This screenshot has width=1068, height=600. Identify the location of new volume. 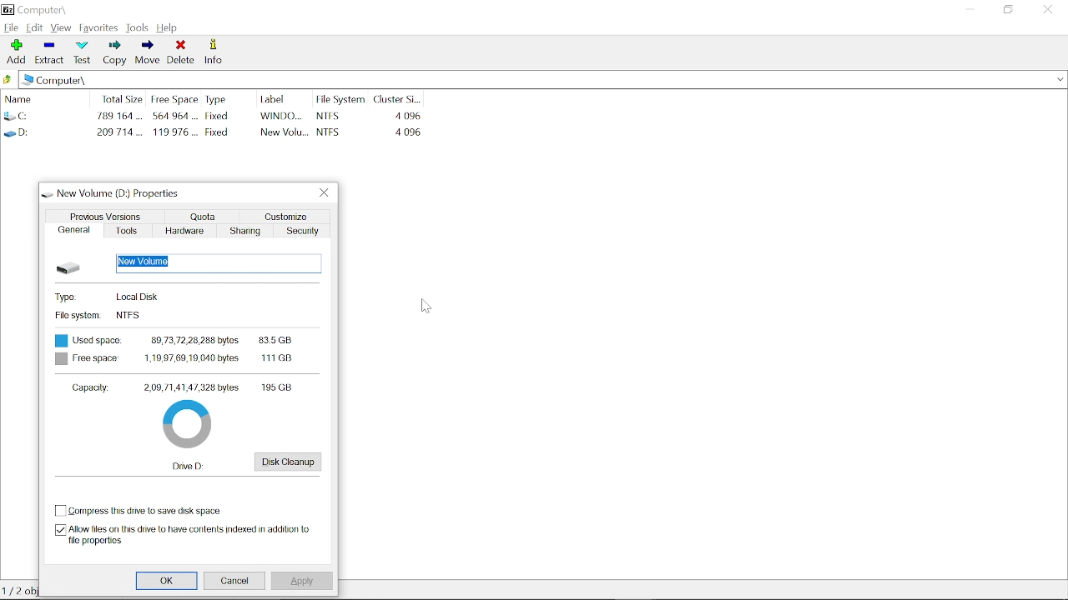
(218, 264).